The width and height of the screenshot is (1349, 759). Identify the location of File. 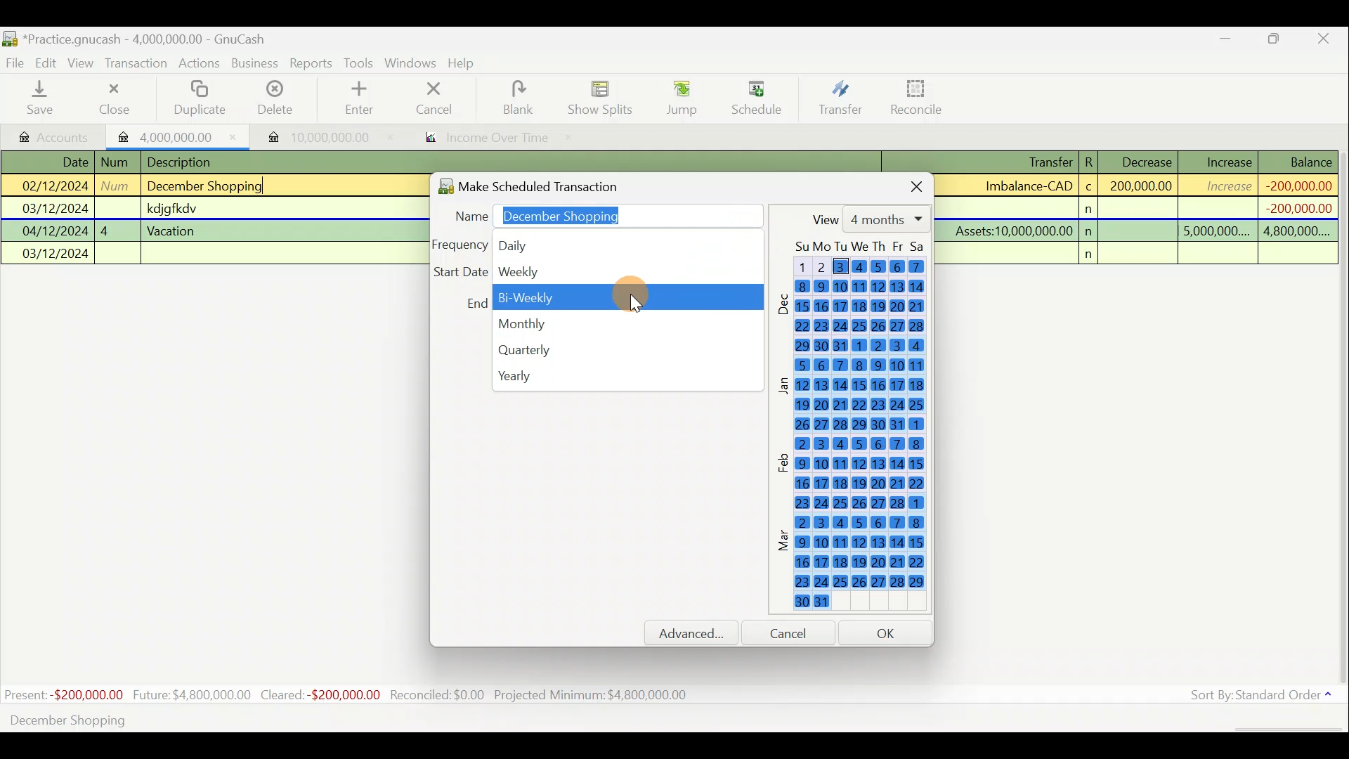
(16, 63).